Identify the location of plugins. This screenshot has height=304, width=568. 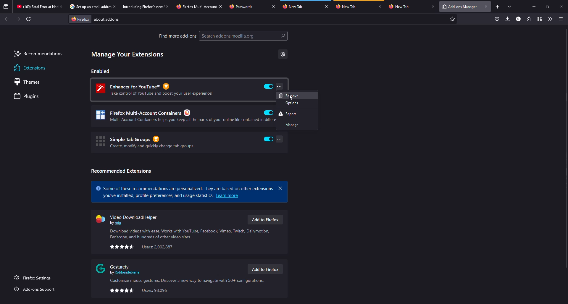
(28, 97).